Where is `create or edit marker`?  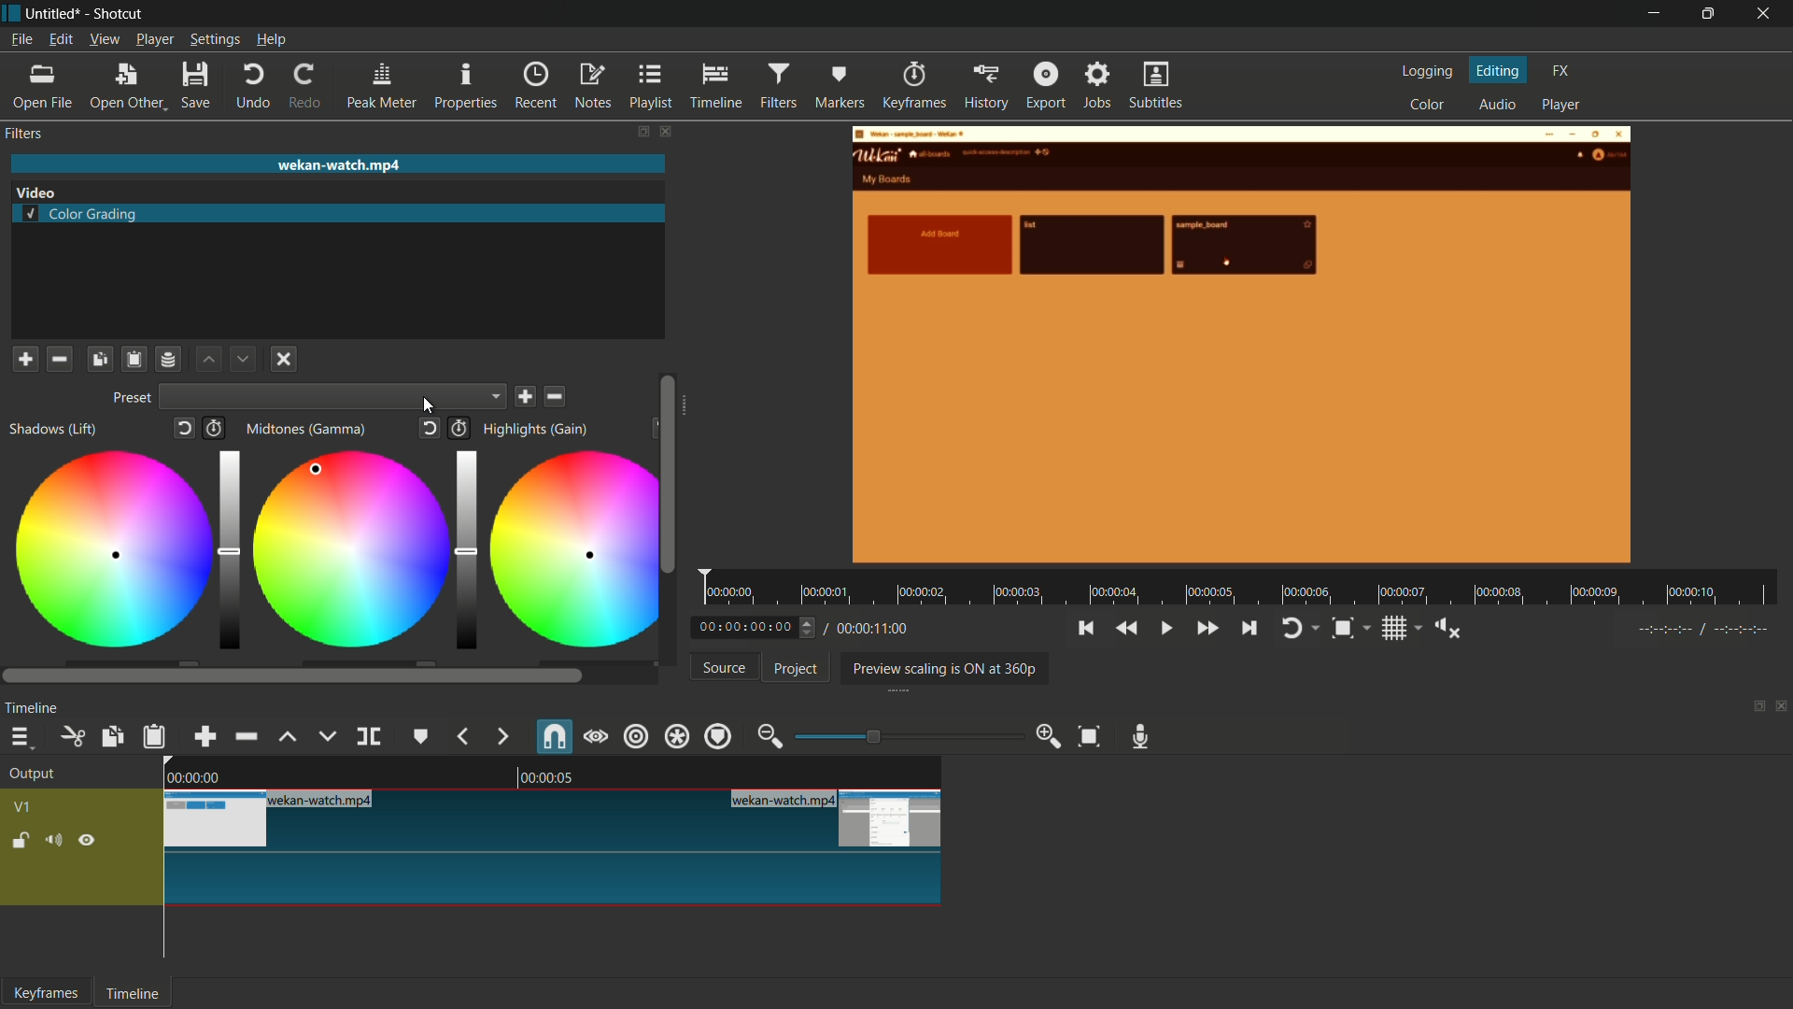 create or edit marker is located at coordinates (418, 736).